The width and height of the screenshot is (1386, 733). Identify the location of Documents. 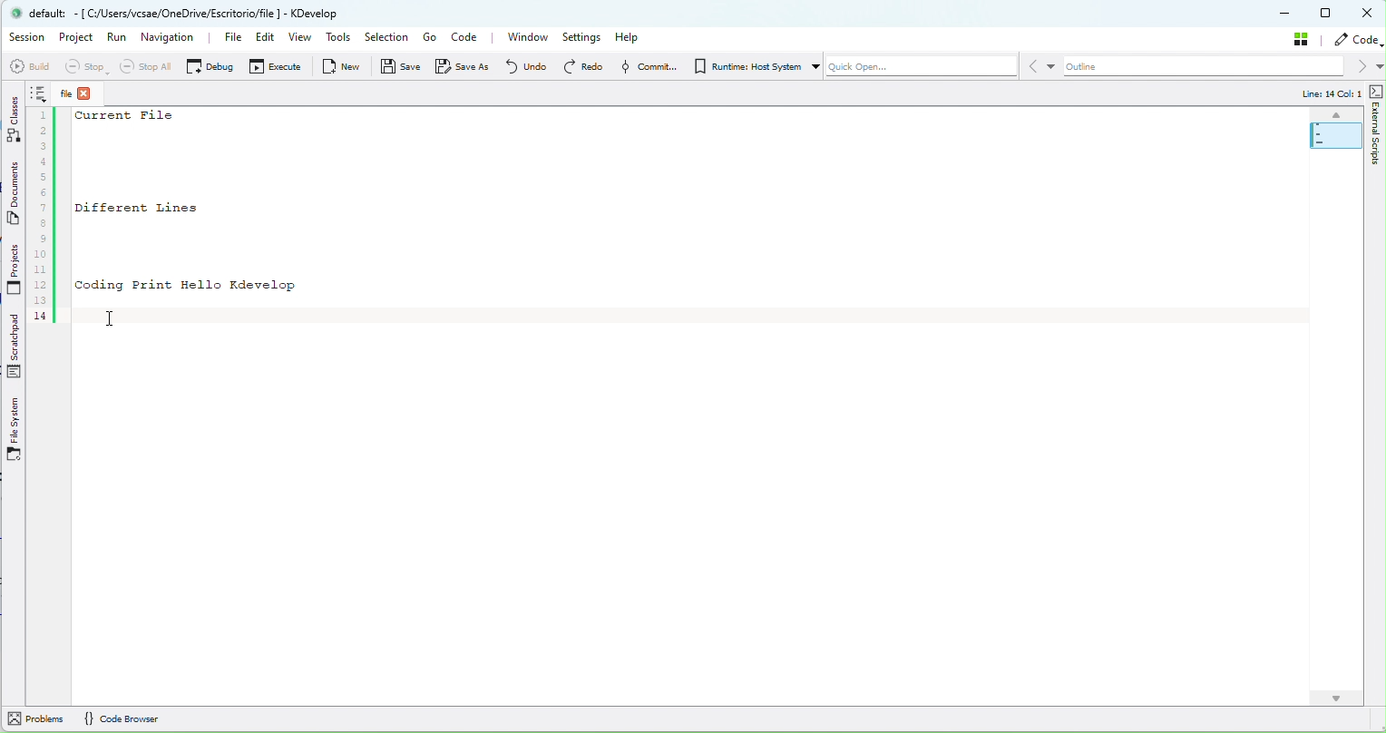
(15, 196).